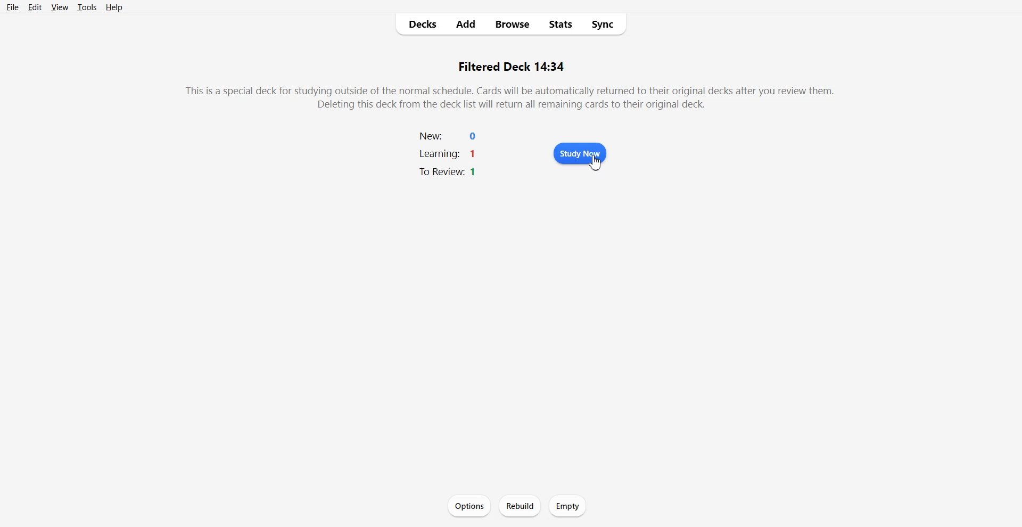 The height and width of the screenshot is (527, 1022). What do you see at coordinates (419, 24) in the screenshot?
I see `Decks` at bounding box center [419, 24].